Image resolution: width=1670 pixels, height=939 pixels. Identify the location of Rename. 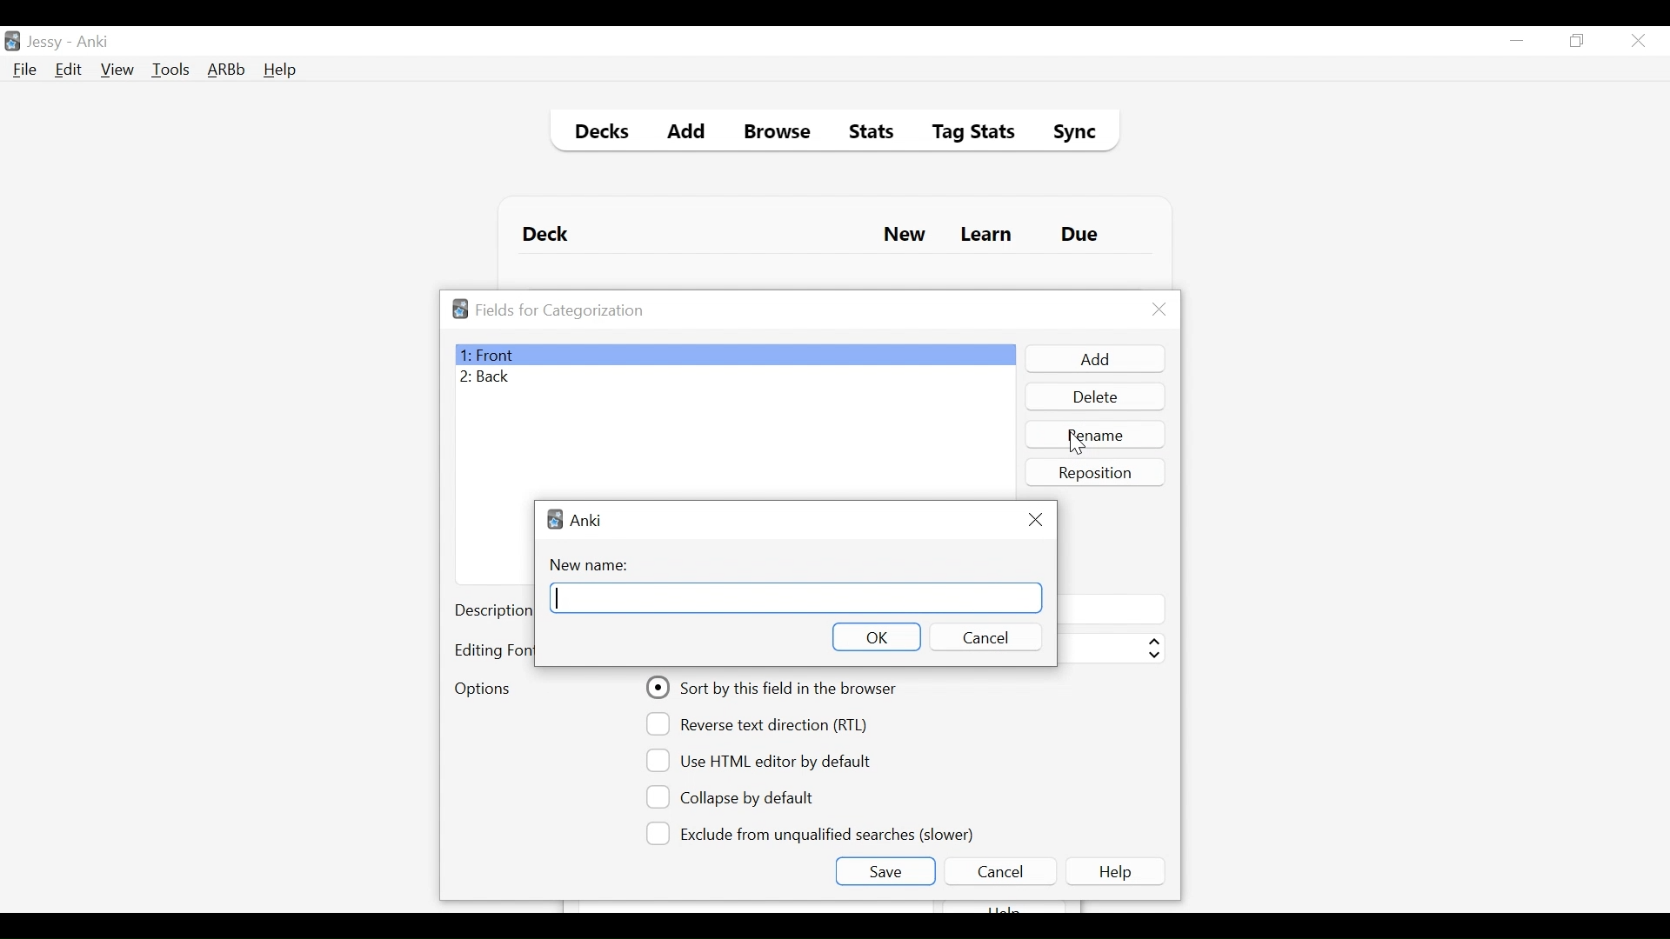
(1097, 434).